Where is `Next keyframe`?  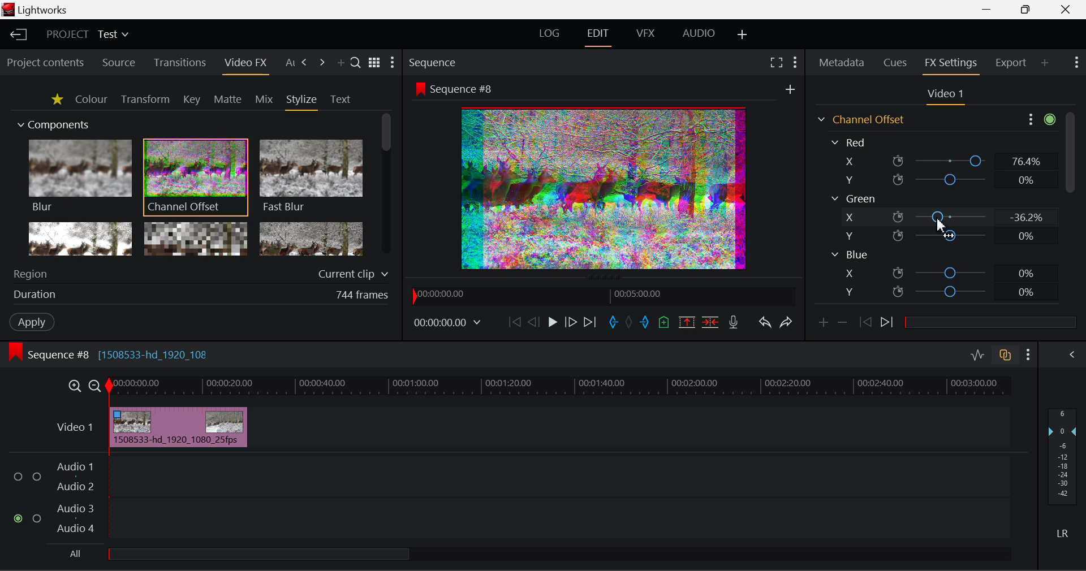 Next keyframe is located at coordinates (889, 324).